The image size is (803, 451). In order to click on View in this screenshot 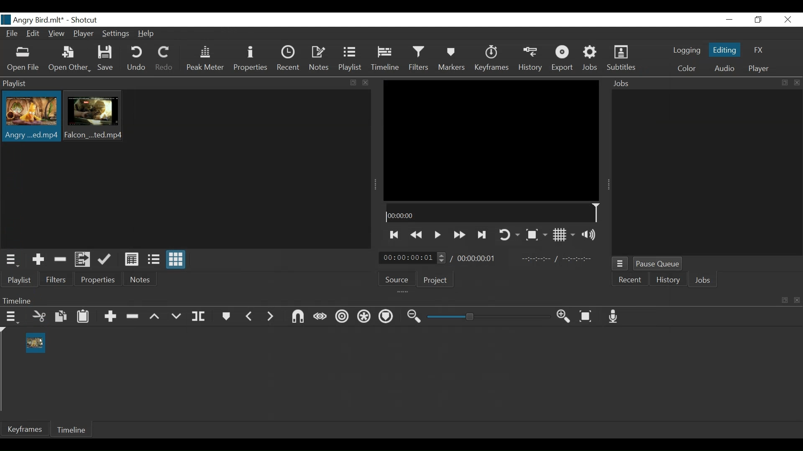, I will do `click(56, 35)`.